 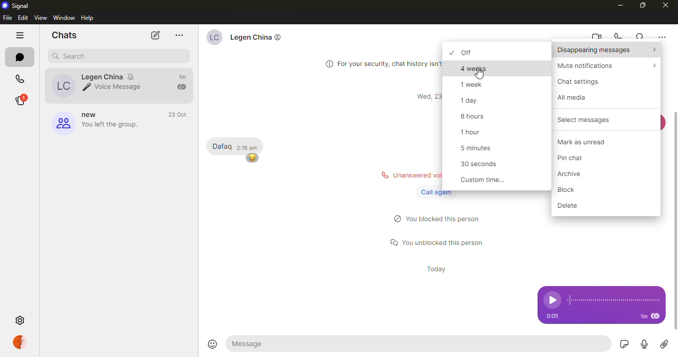 What do you see at coordinates (551, 316) in the screenshot?
I see `time` at bounding box center [551, 316].